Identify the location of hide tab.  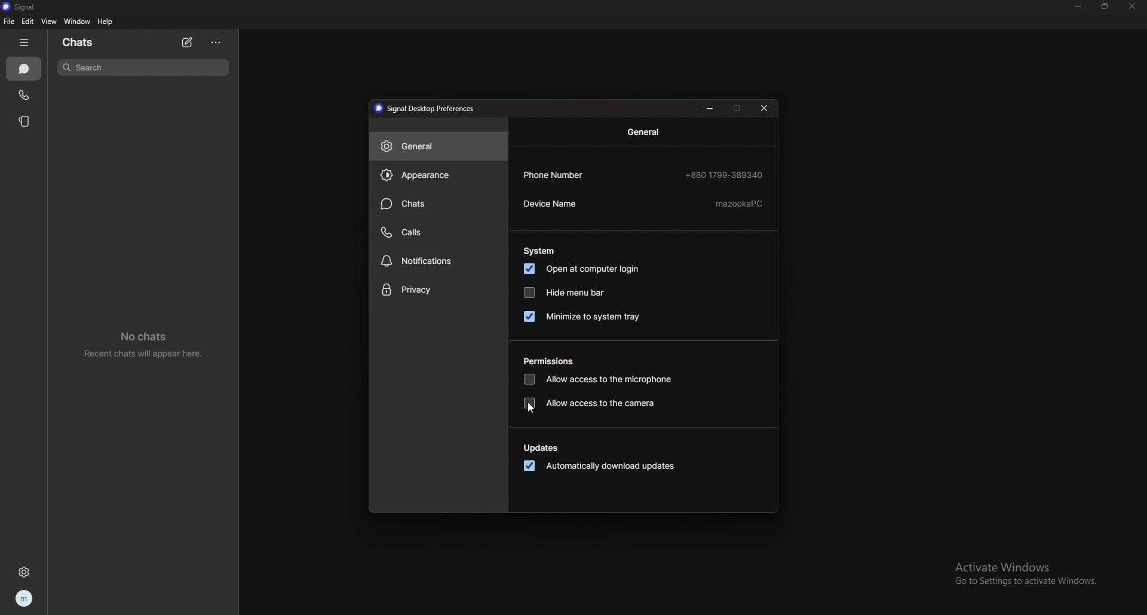
(24, 42).